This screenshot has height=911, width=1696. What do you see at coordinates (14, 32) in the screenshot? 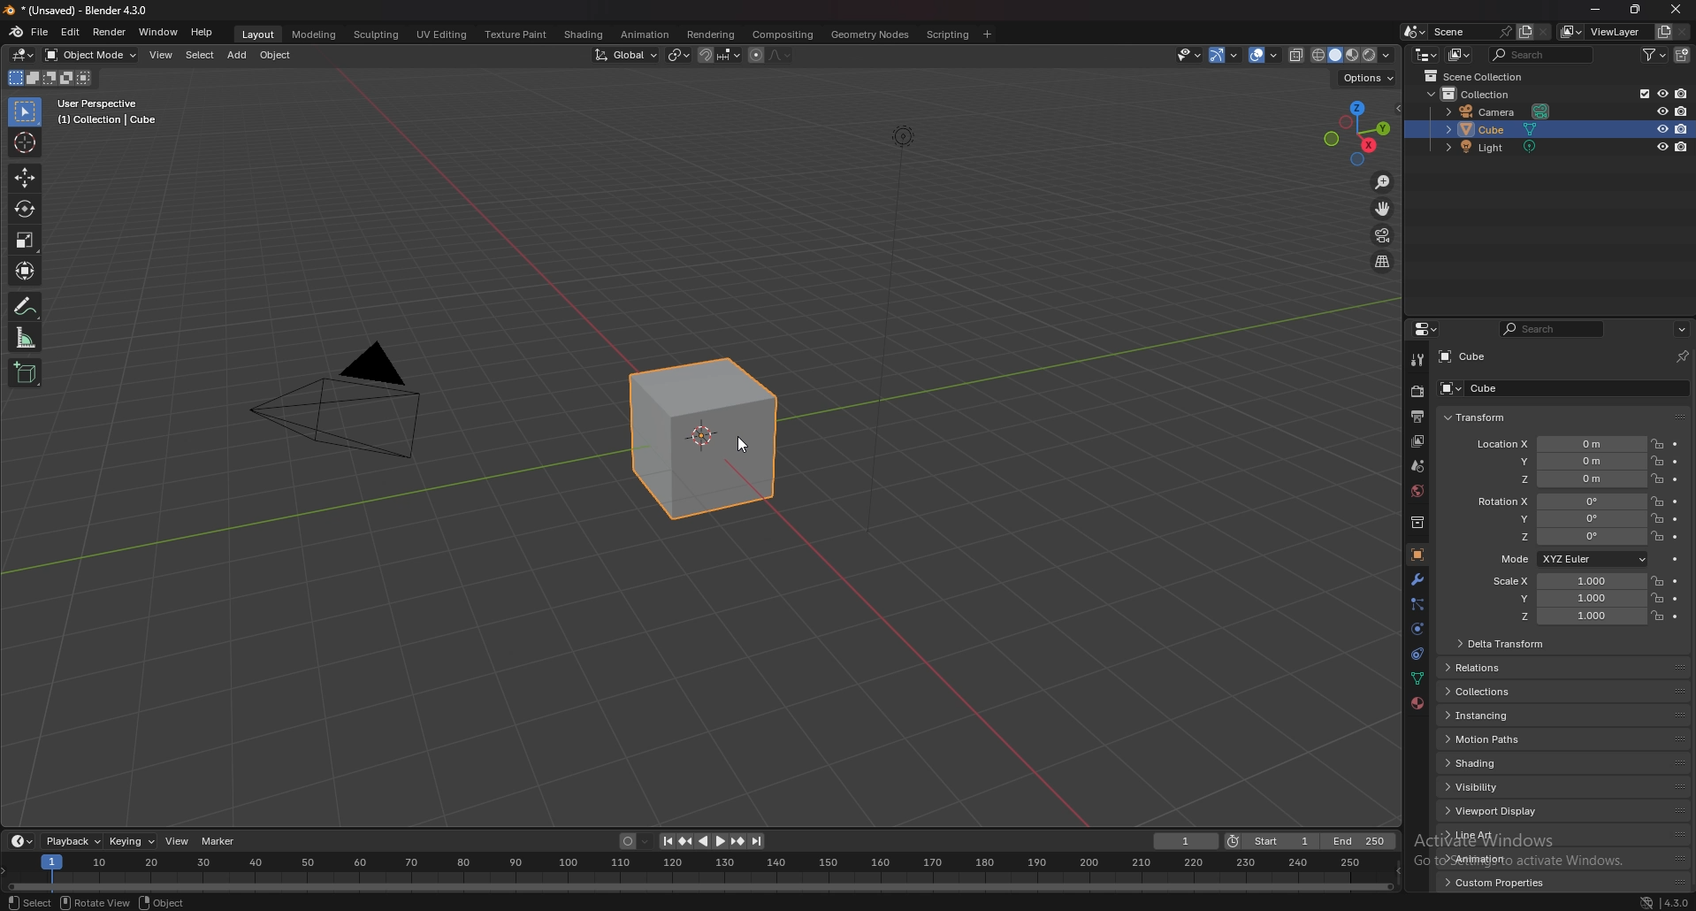
I see `blender` at bounding box center [14, 32].